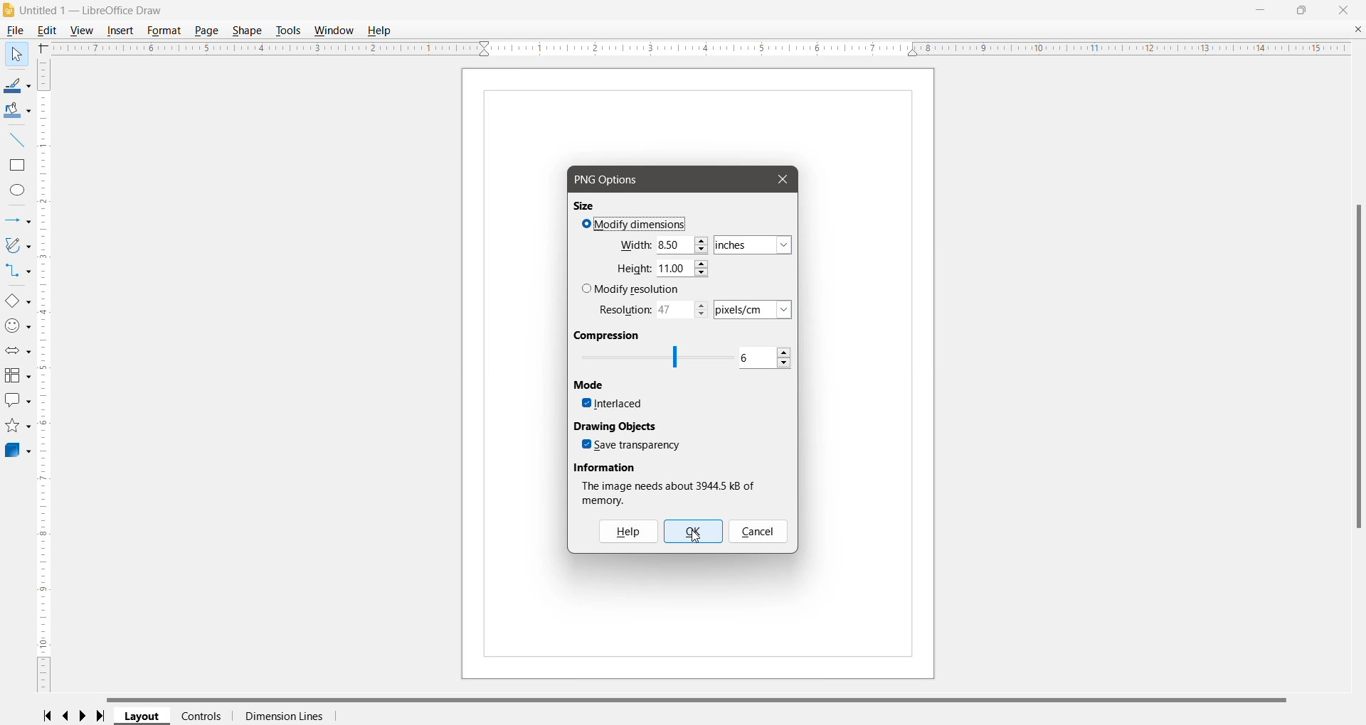 The width and height of the screenshot is (1366, 725). What do you see at coordinates (17, 376) in the screenshot?
I see `Flowchart` at bounding box center [17, 376].